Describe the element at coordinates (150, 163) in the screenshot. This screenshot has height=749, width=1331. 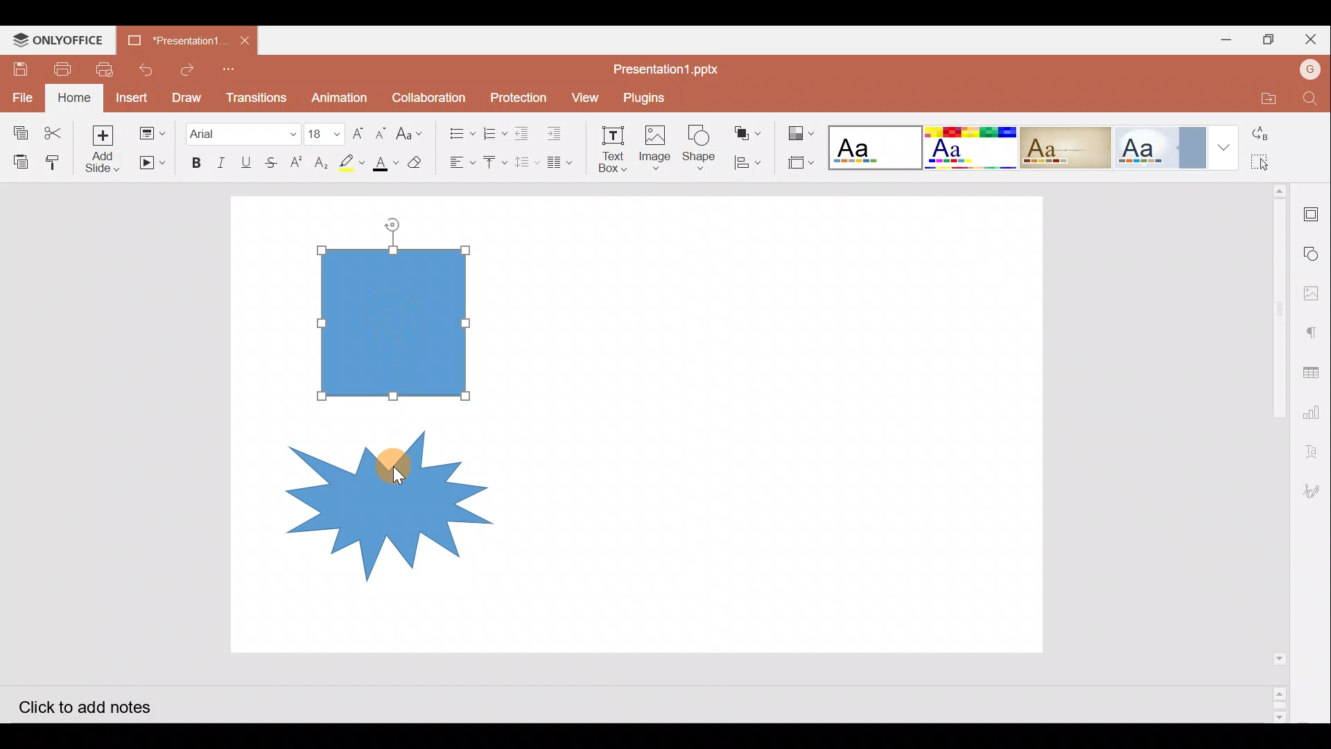
I see `Start slideshow` at that location.